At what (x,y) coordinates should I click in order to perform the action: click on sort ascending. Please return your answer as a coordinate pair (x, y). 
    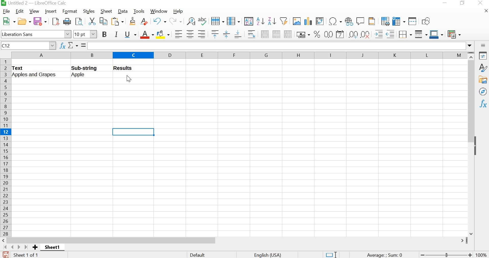
    Looking at the image, I should click on (260, 21).